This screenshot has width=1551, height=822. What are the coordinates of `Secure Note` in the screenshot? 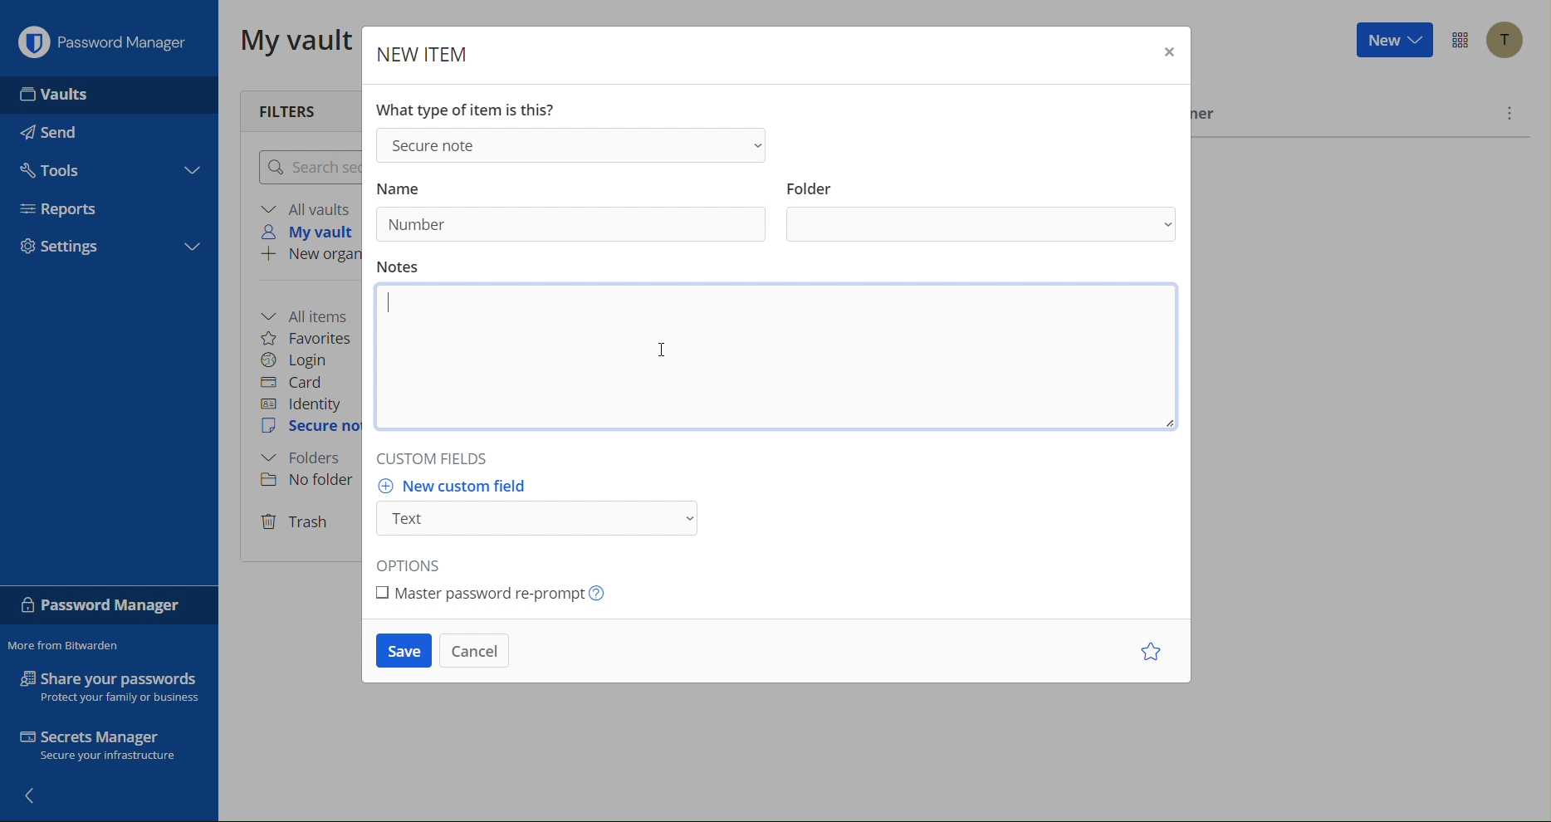 It's located at (309, 429).